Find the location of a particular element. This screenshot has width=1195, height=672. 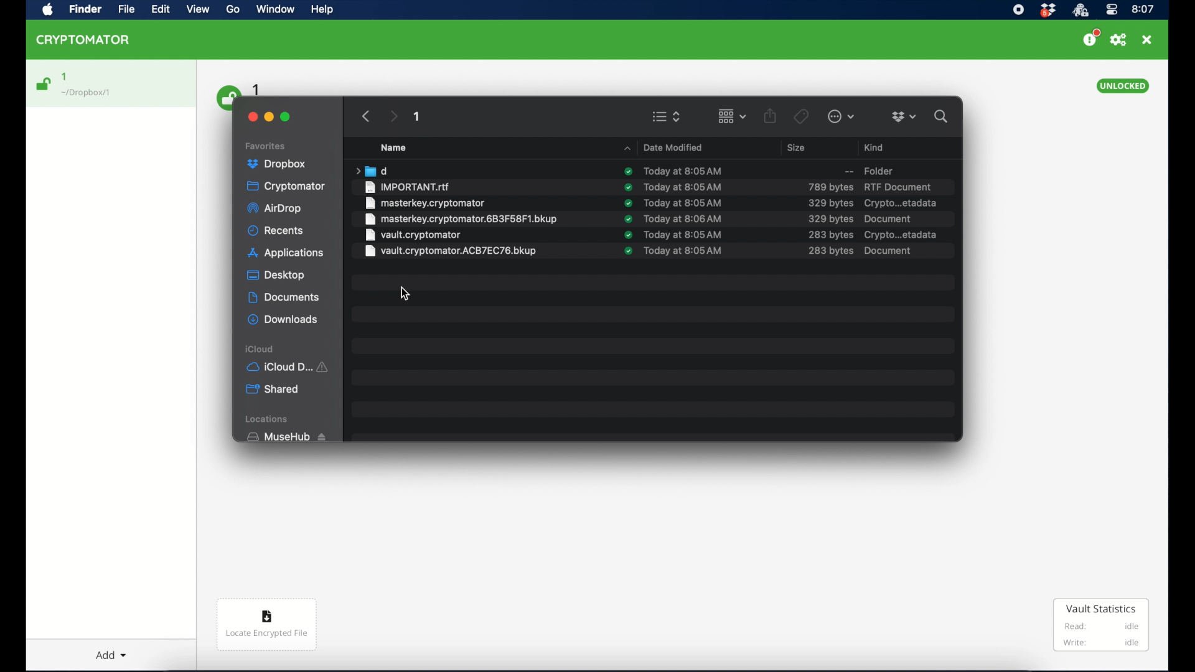

date is located at coordinates (682, 170).